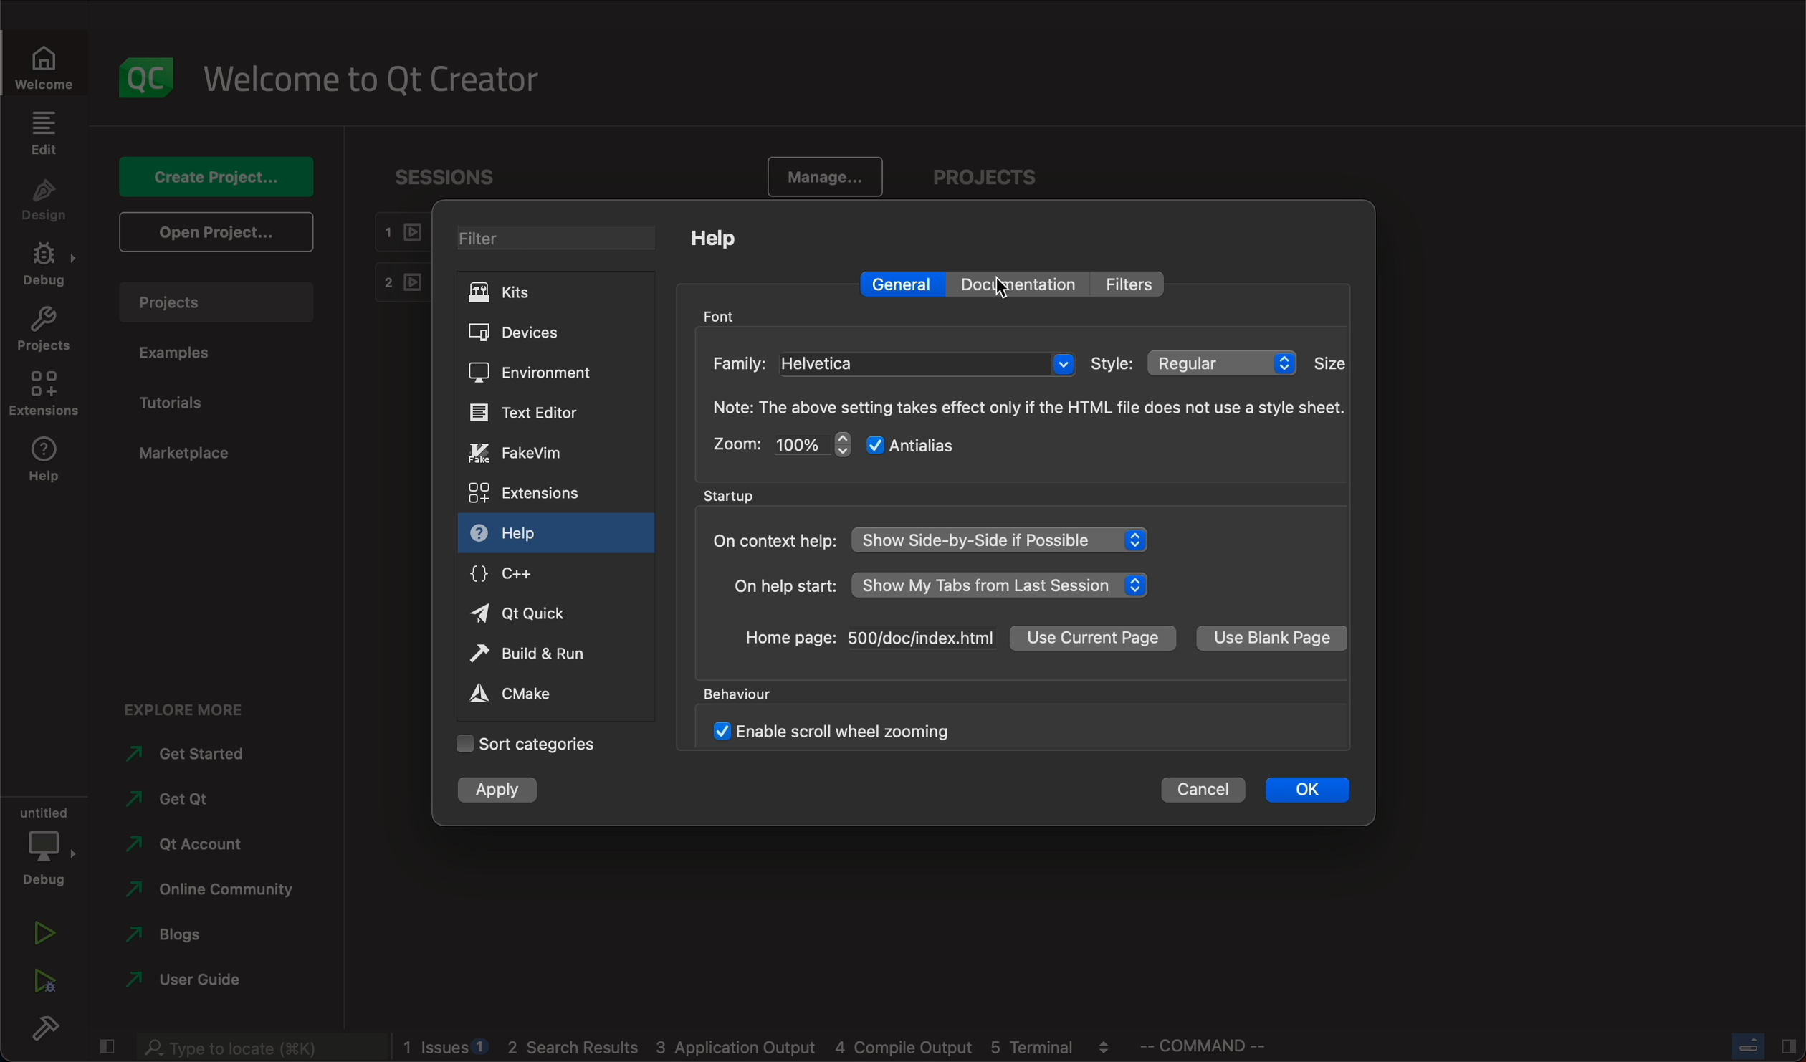 The width and height of the screenshot is (1806, 1062). Describe the element at coordinates (261, 1048) in the screenshot. I see `search bar` at that location.